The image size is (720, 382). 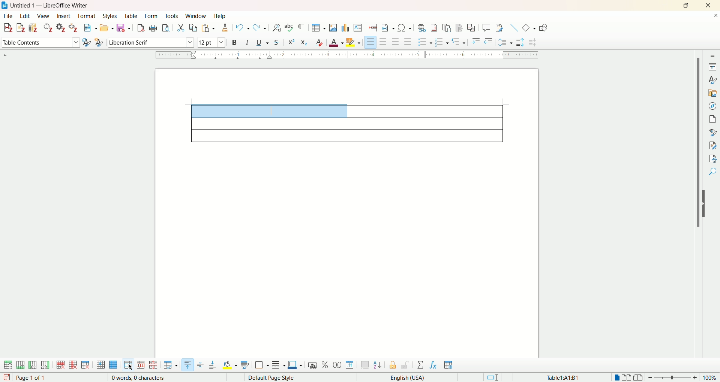 I want to click on align top, so click(x=189, y=365).